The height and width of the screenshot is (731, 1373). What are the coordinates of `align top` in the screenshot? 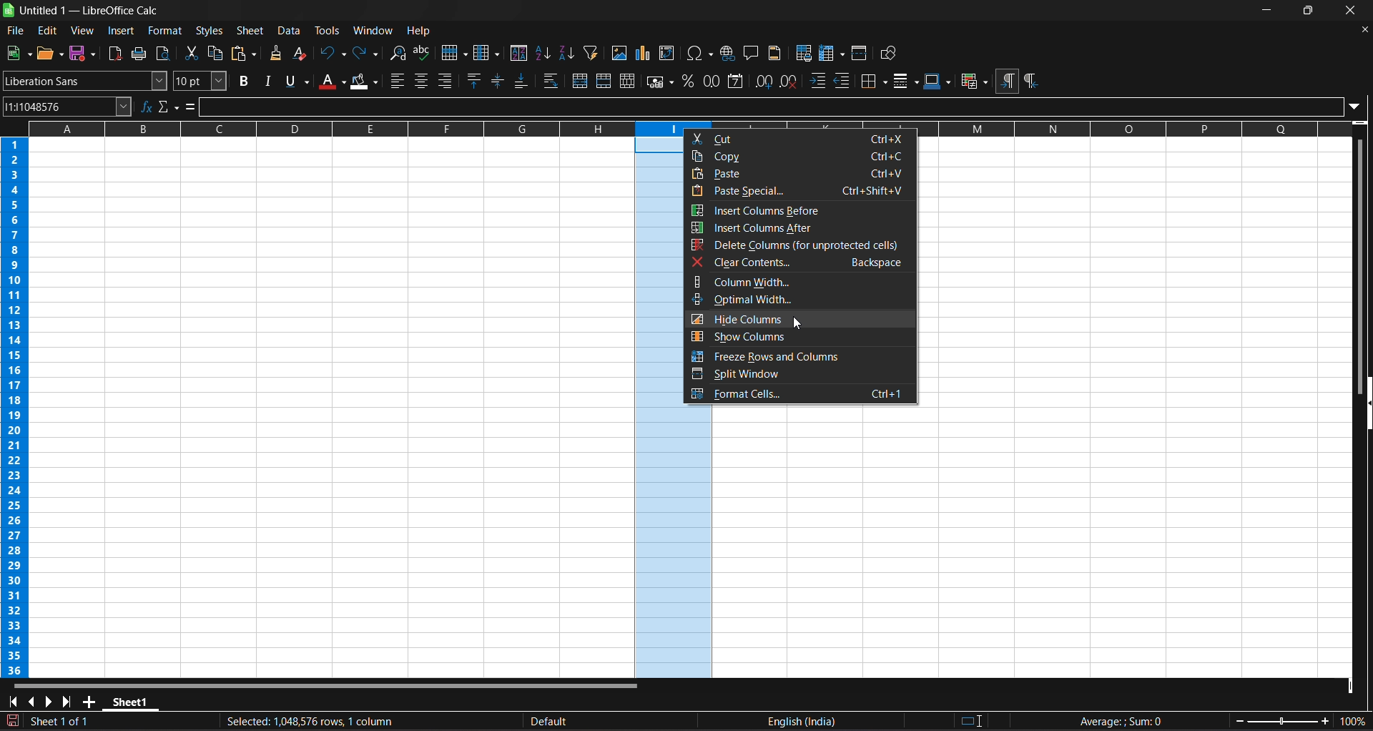 It's located at (475, 81).